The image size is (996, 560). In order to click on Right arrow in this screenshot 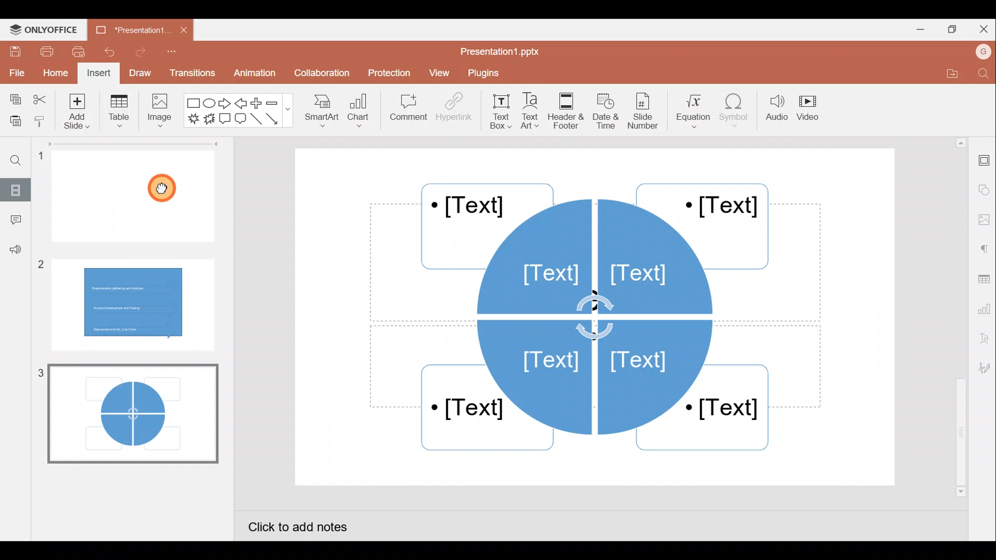, I will do `click(225, 104)`.